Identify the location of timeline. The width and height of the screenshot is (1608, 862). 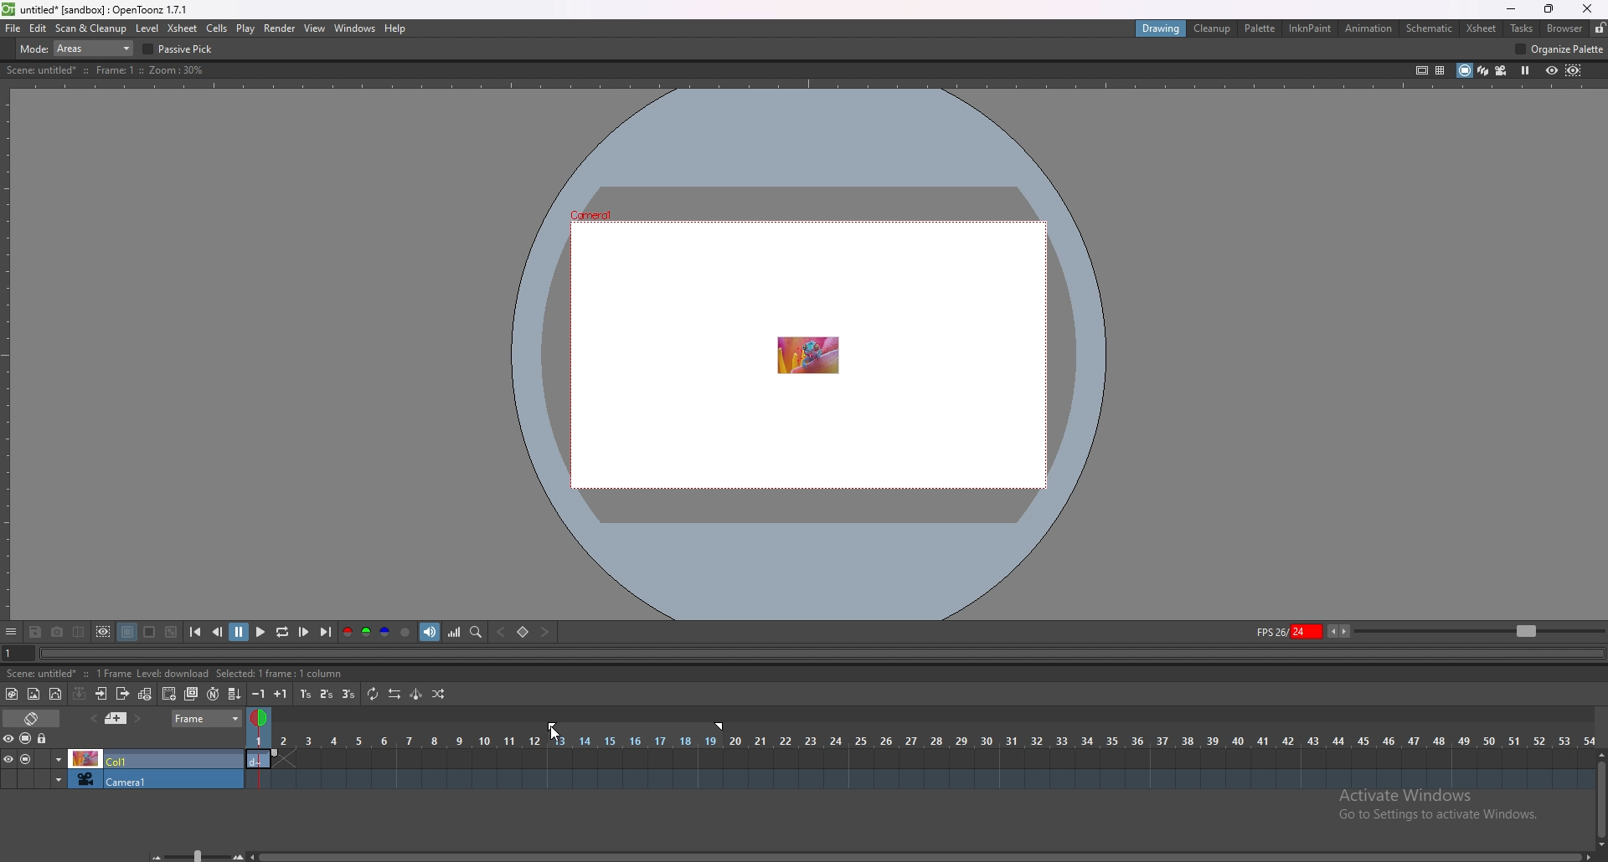
(920, 757).